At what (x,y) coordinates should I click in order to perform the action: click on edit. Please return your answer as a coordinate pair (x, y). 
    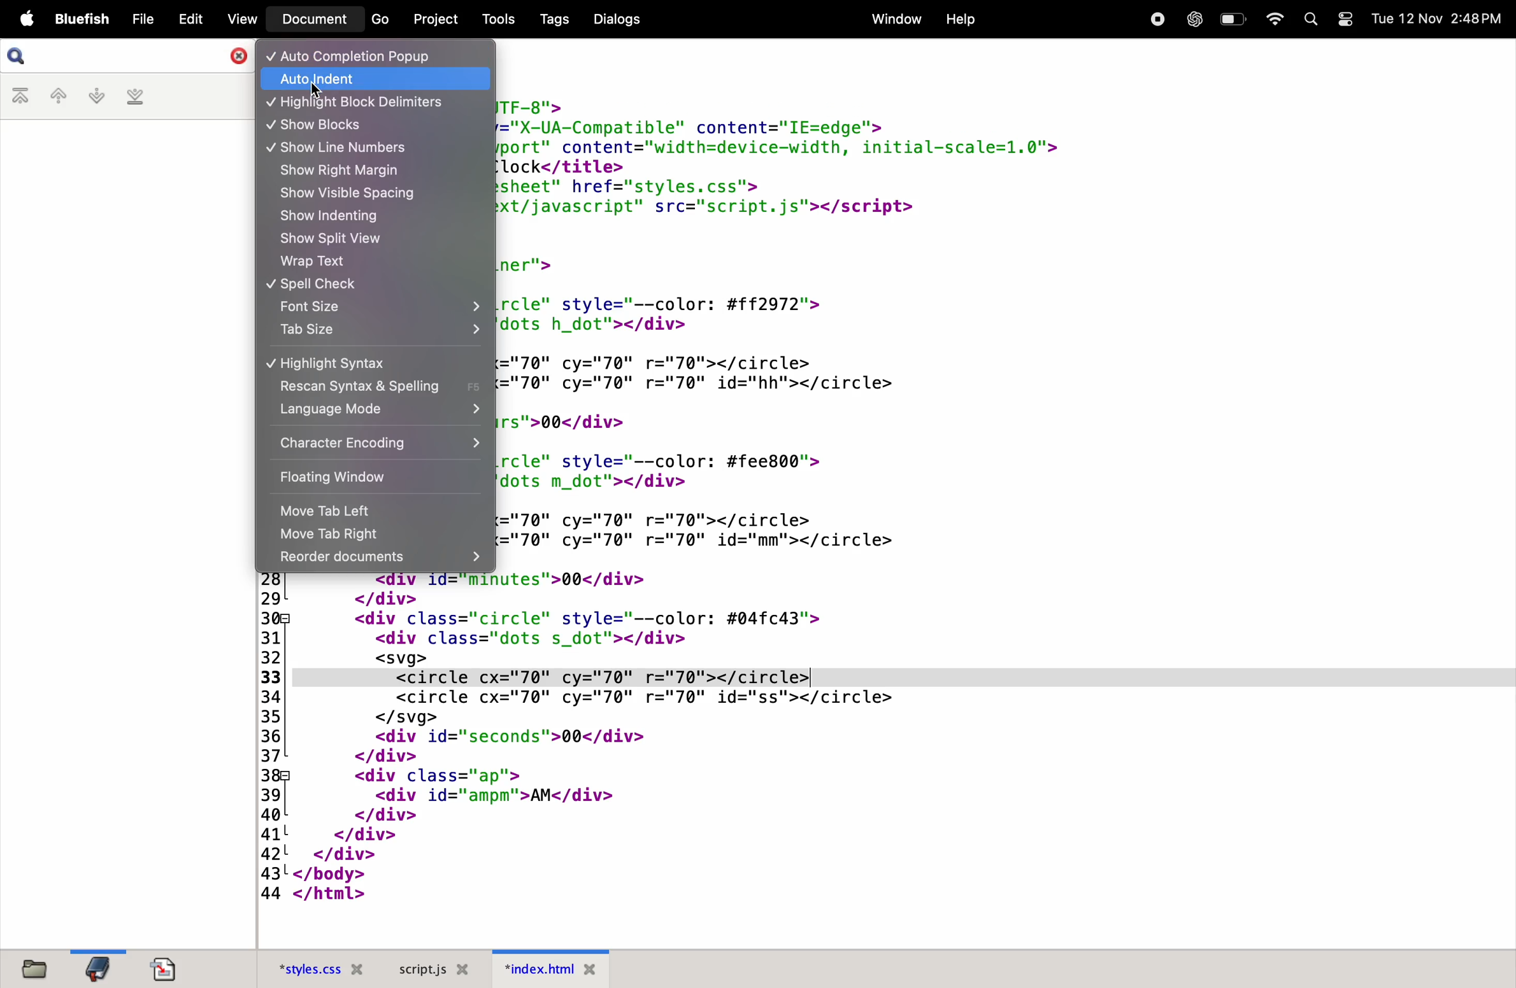
    Looking at the image, I should click on (190, 18).